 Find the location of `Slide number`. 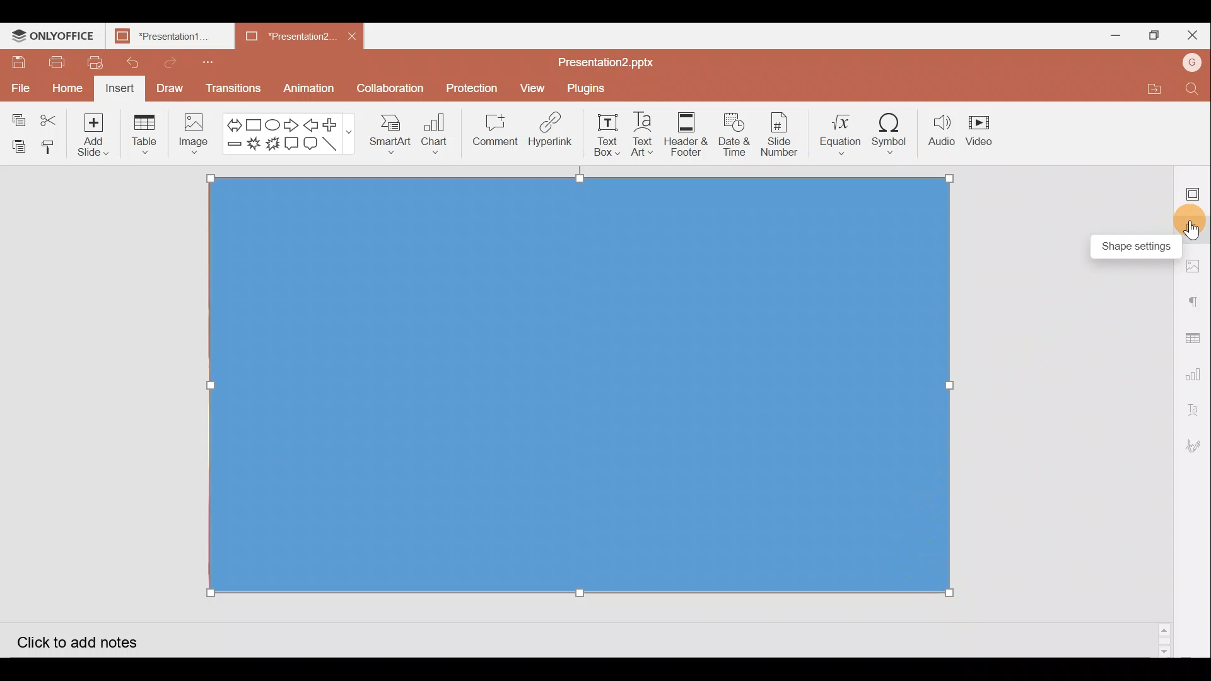

Slide number is located at coordinates (783, 133).